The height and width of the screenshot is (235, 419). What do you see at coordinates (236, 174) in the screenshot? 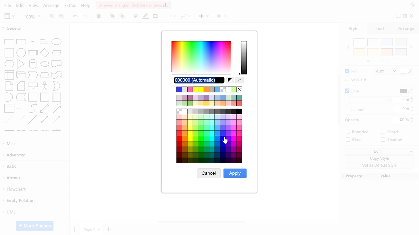
I see `apply` at bounding box center [236, 174].